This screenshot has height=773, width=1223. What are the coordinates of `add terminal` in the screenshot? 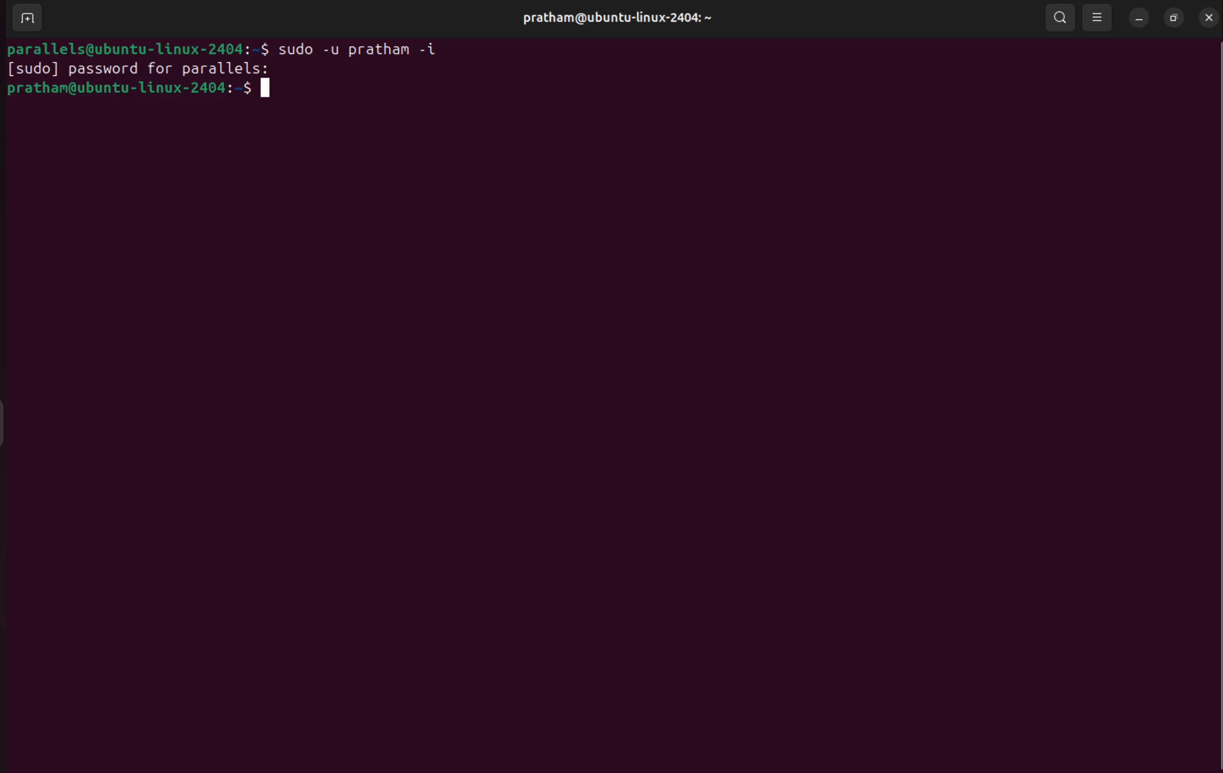 It's located at (25, 18).